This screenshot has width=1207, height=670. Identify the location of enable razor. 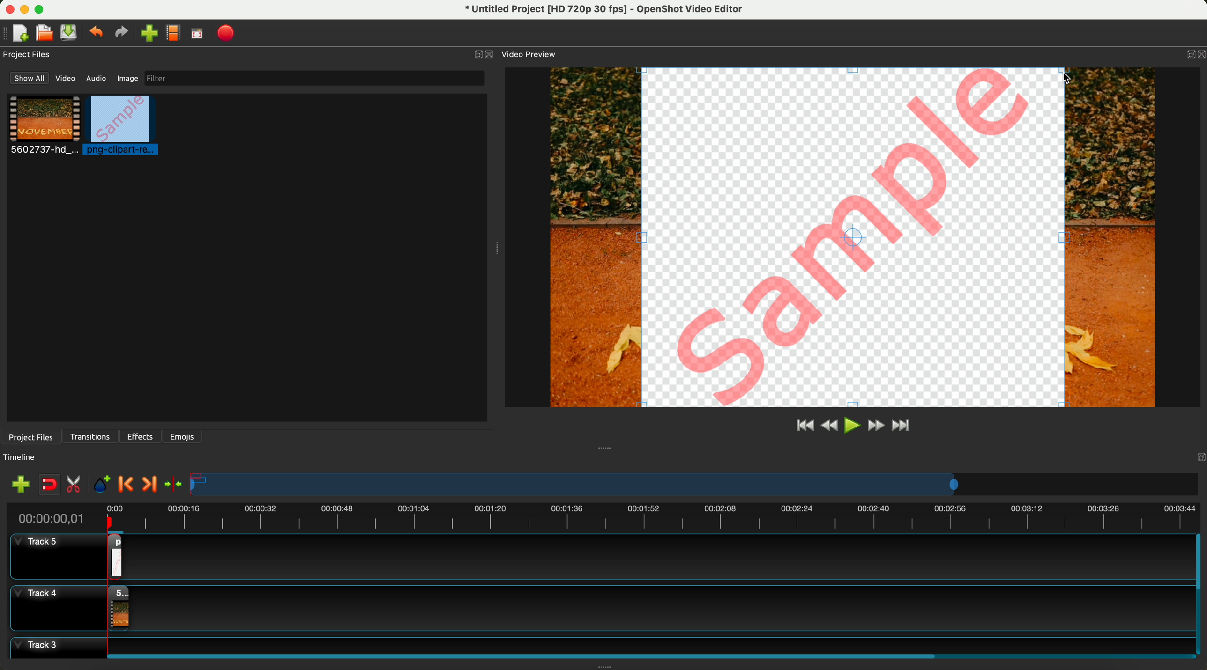
(76, 486).